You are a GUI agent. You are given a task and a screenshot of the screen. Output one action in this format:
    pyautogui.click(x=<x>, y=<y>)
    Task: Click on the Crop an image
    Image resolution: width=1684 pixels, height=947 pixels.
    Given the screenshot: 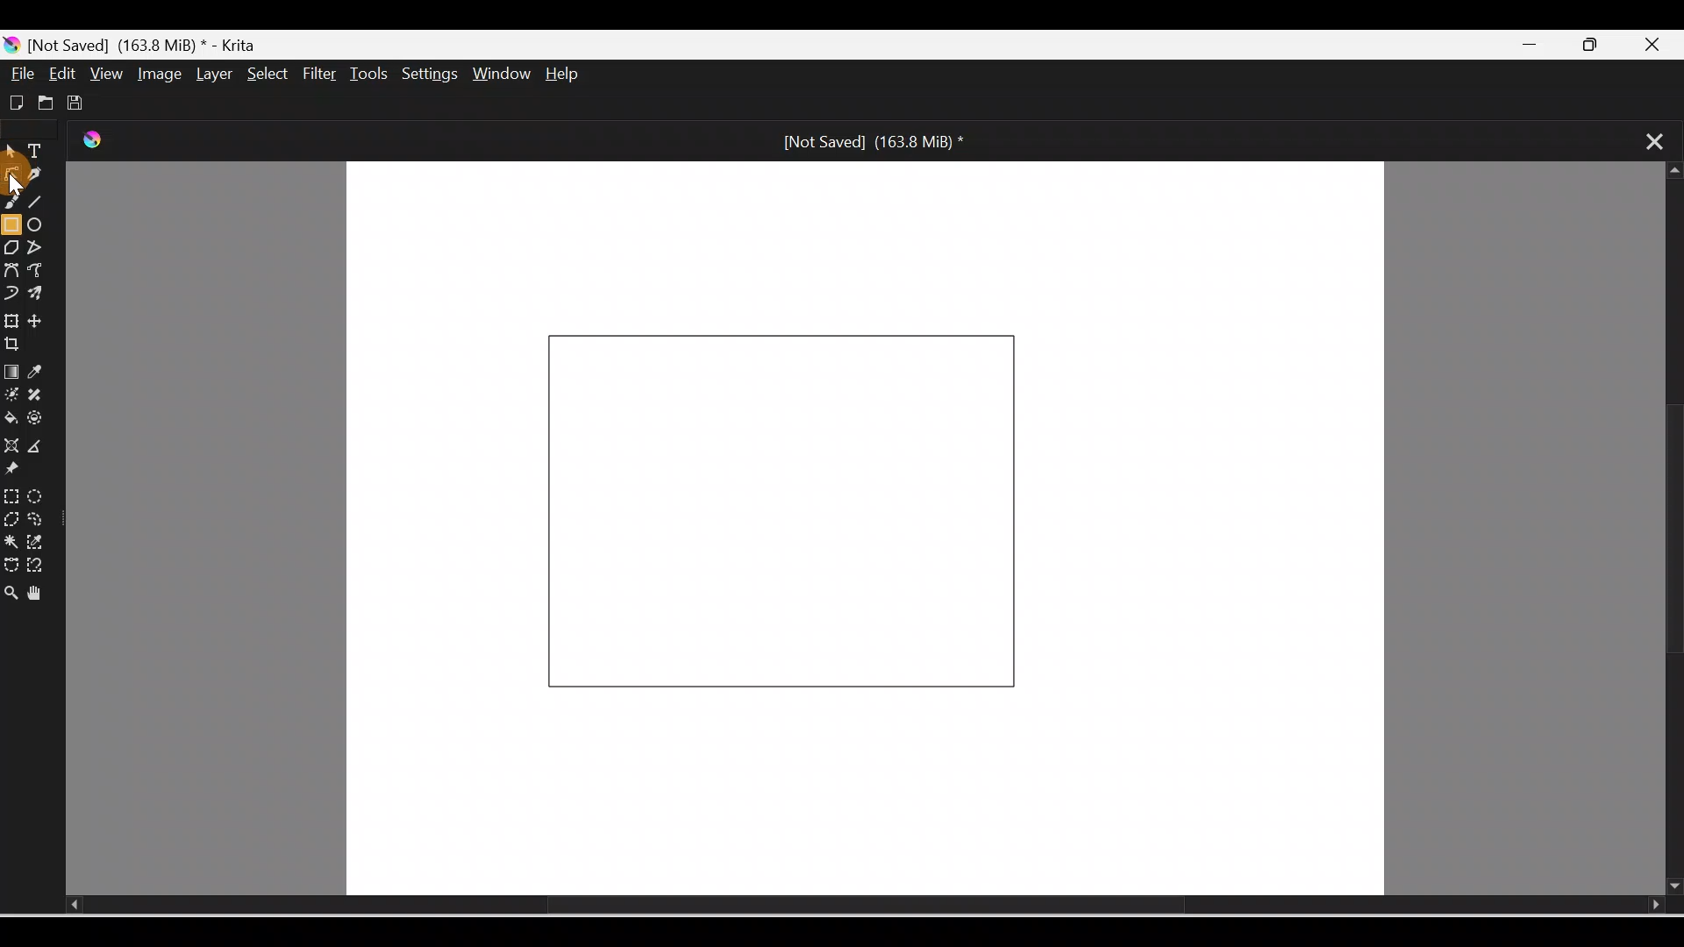 What is the action you would take?
    pyautogui.click(x=20, y=345)
    